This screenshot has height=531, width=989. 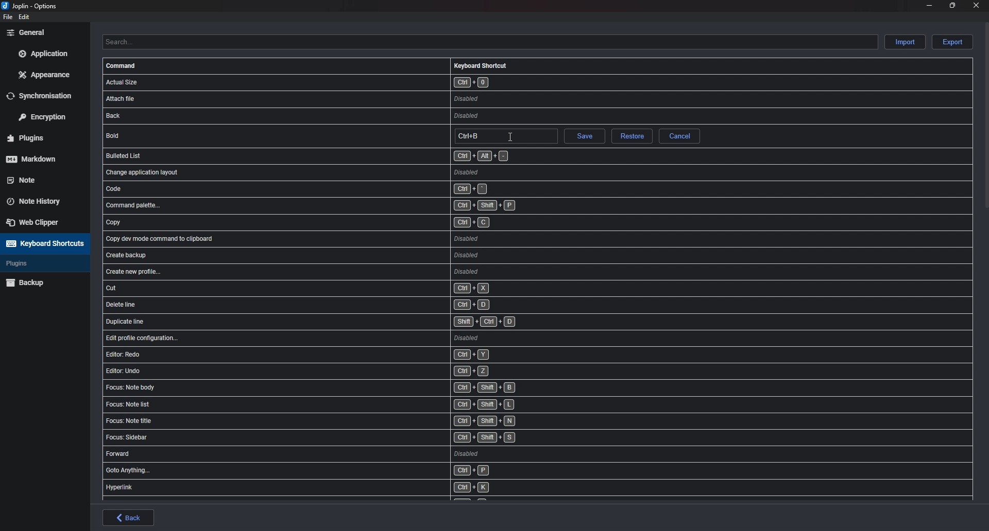 What do you see at coordinates (335, 438) in the screenshot?
I see `shortcut` at bounding box center [335, 438].